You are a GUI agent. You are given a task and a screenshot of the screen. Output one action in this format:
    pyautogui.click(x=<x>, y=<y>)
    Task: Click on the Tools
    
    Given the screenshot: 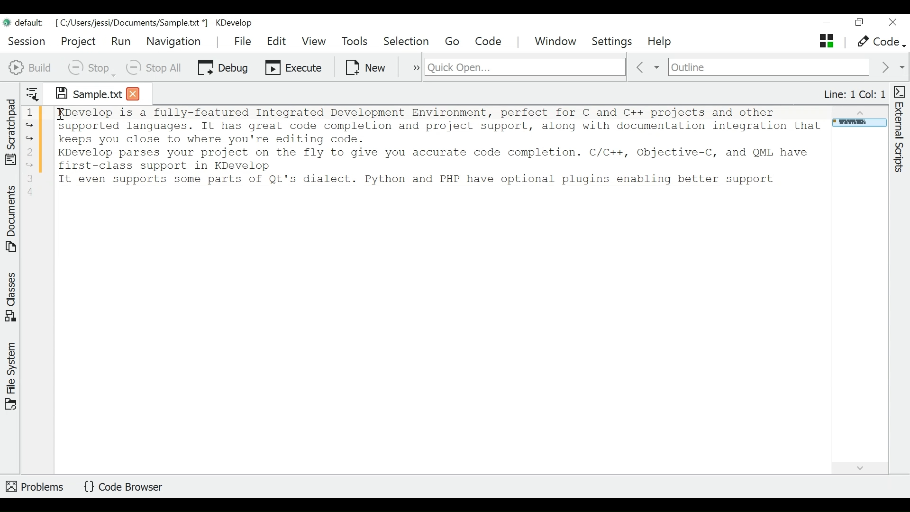 What is the action you would take?
    pyautogui.click(x=357, y=42)
    